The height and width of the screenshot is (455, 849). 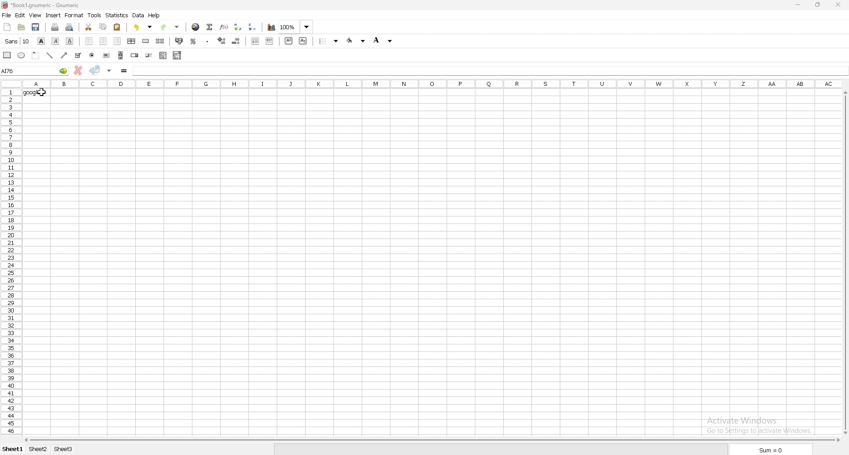 What do you see at coordinates (155, 15) in the screenshot?
I see `help` at bounding box center [155, 15].